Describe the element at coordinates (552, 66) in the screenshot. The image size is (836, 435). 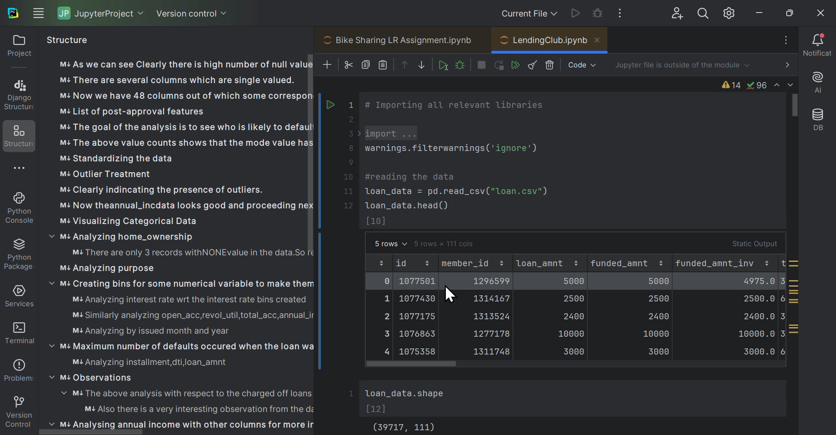
I see `Delete` at that location.